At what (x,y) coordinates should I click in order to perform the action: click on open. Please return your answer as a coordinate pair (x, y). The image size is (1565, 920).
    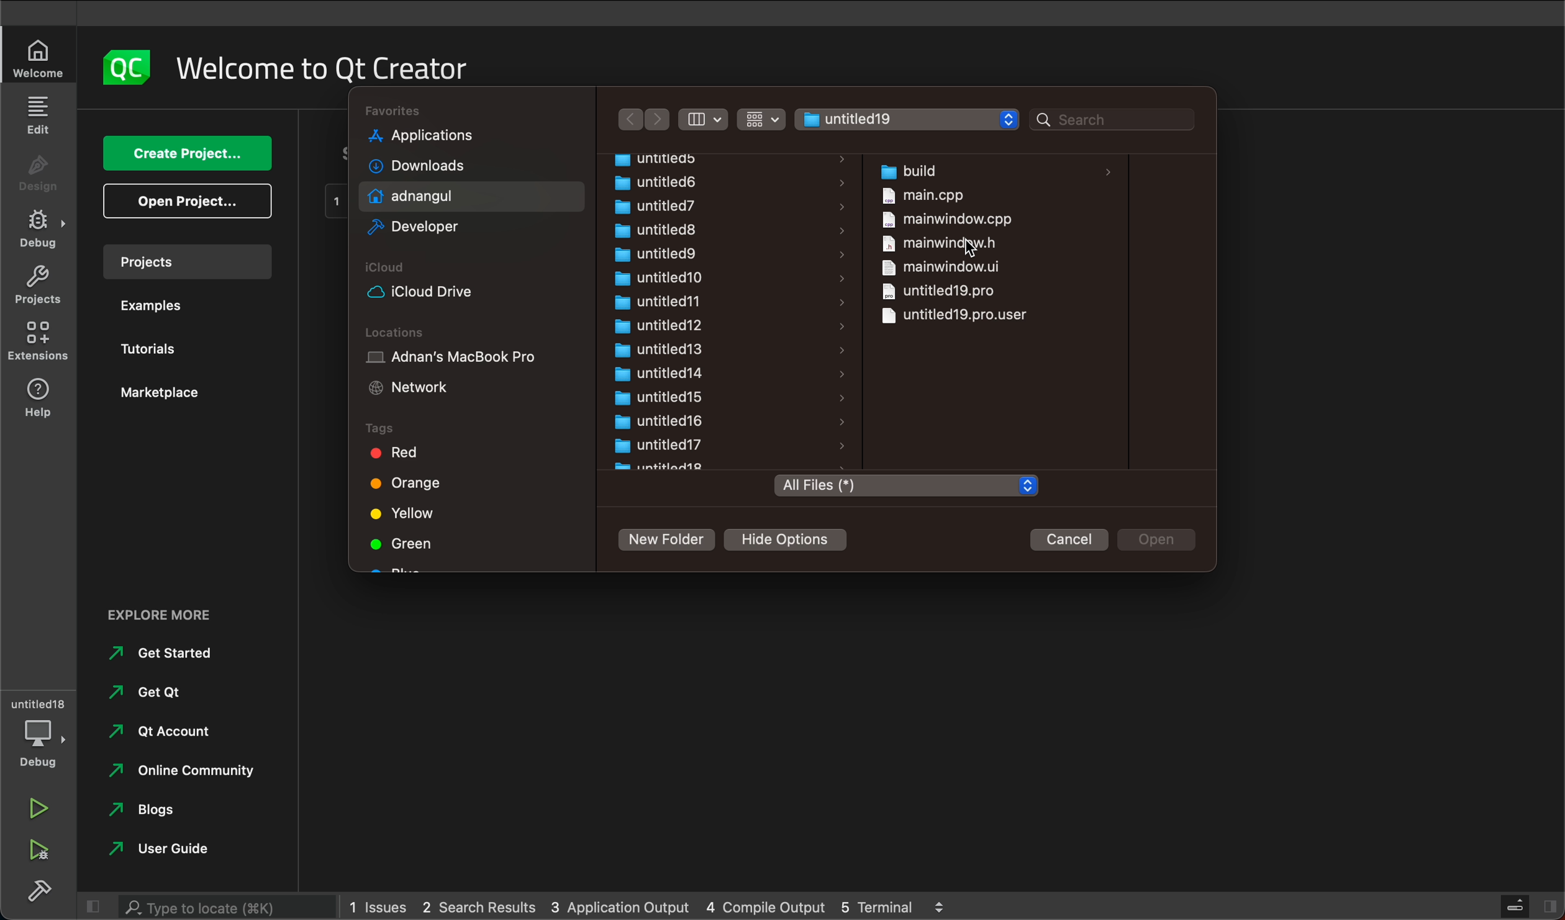
    Looking at the image, I should click on (178, 202).